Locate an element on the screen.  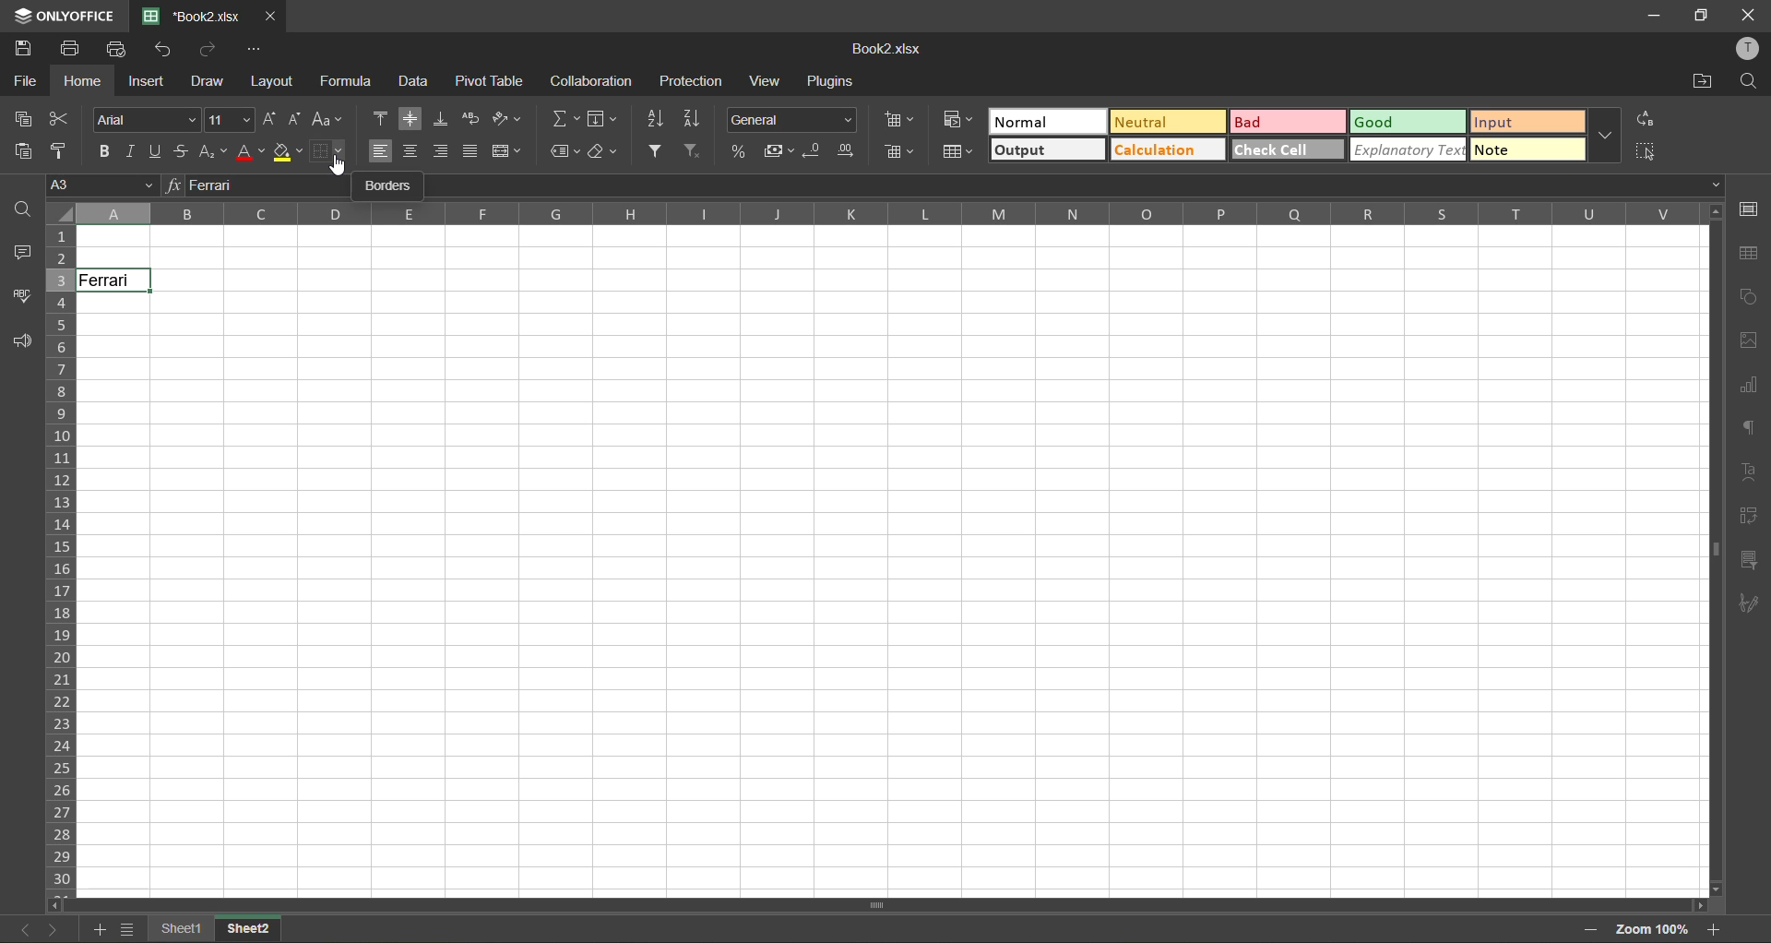
next is located at coordinates (52, 930).